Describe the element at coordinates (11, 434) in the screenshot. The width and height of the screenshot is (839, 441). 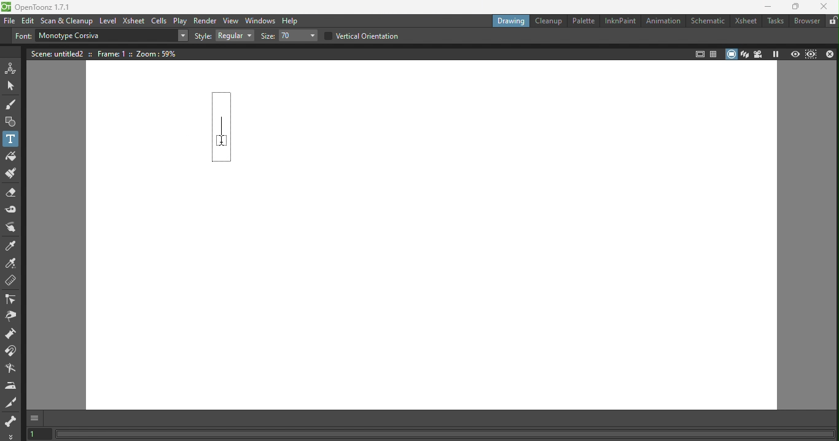
I see `More options` at that location.